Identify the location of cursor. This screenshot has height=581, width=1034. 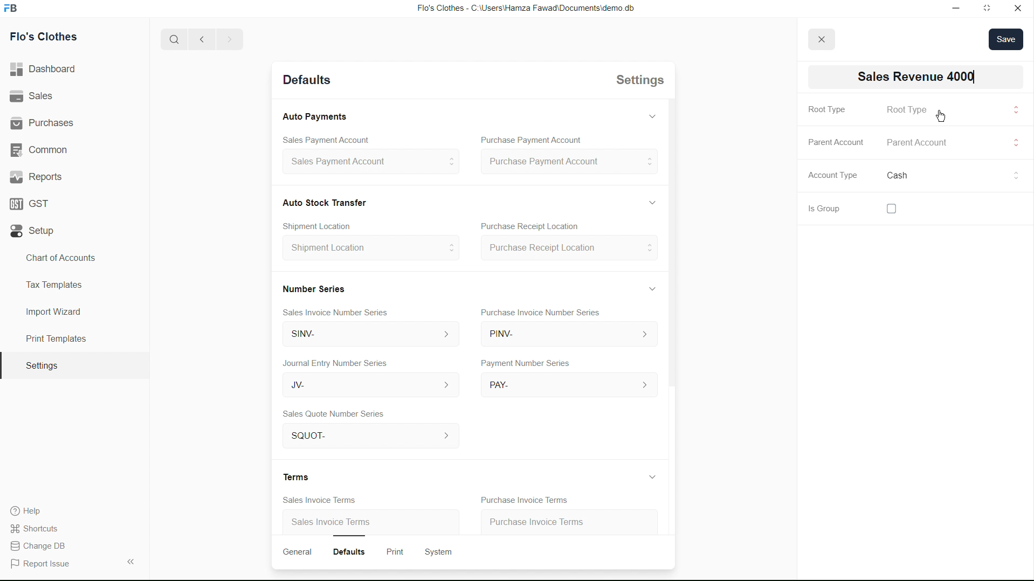
(943, 115).